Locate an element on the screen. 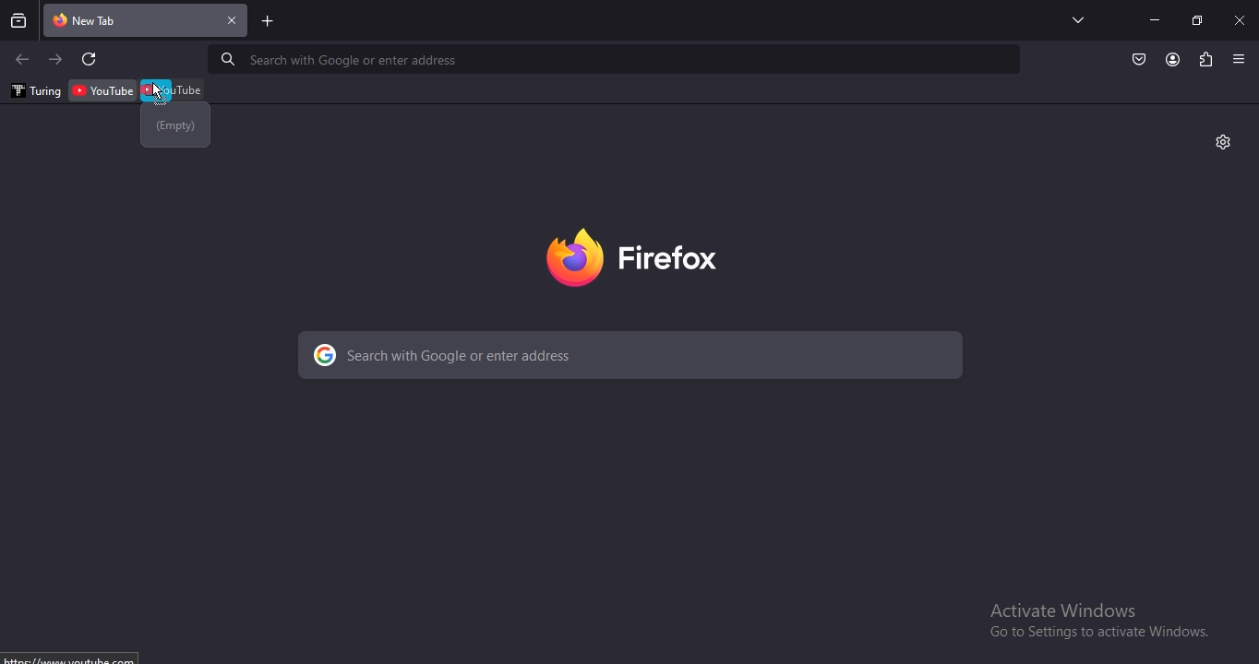  restore windows is located at coordinates (1199, 20).